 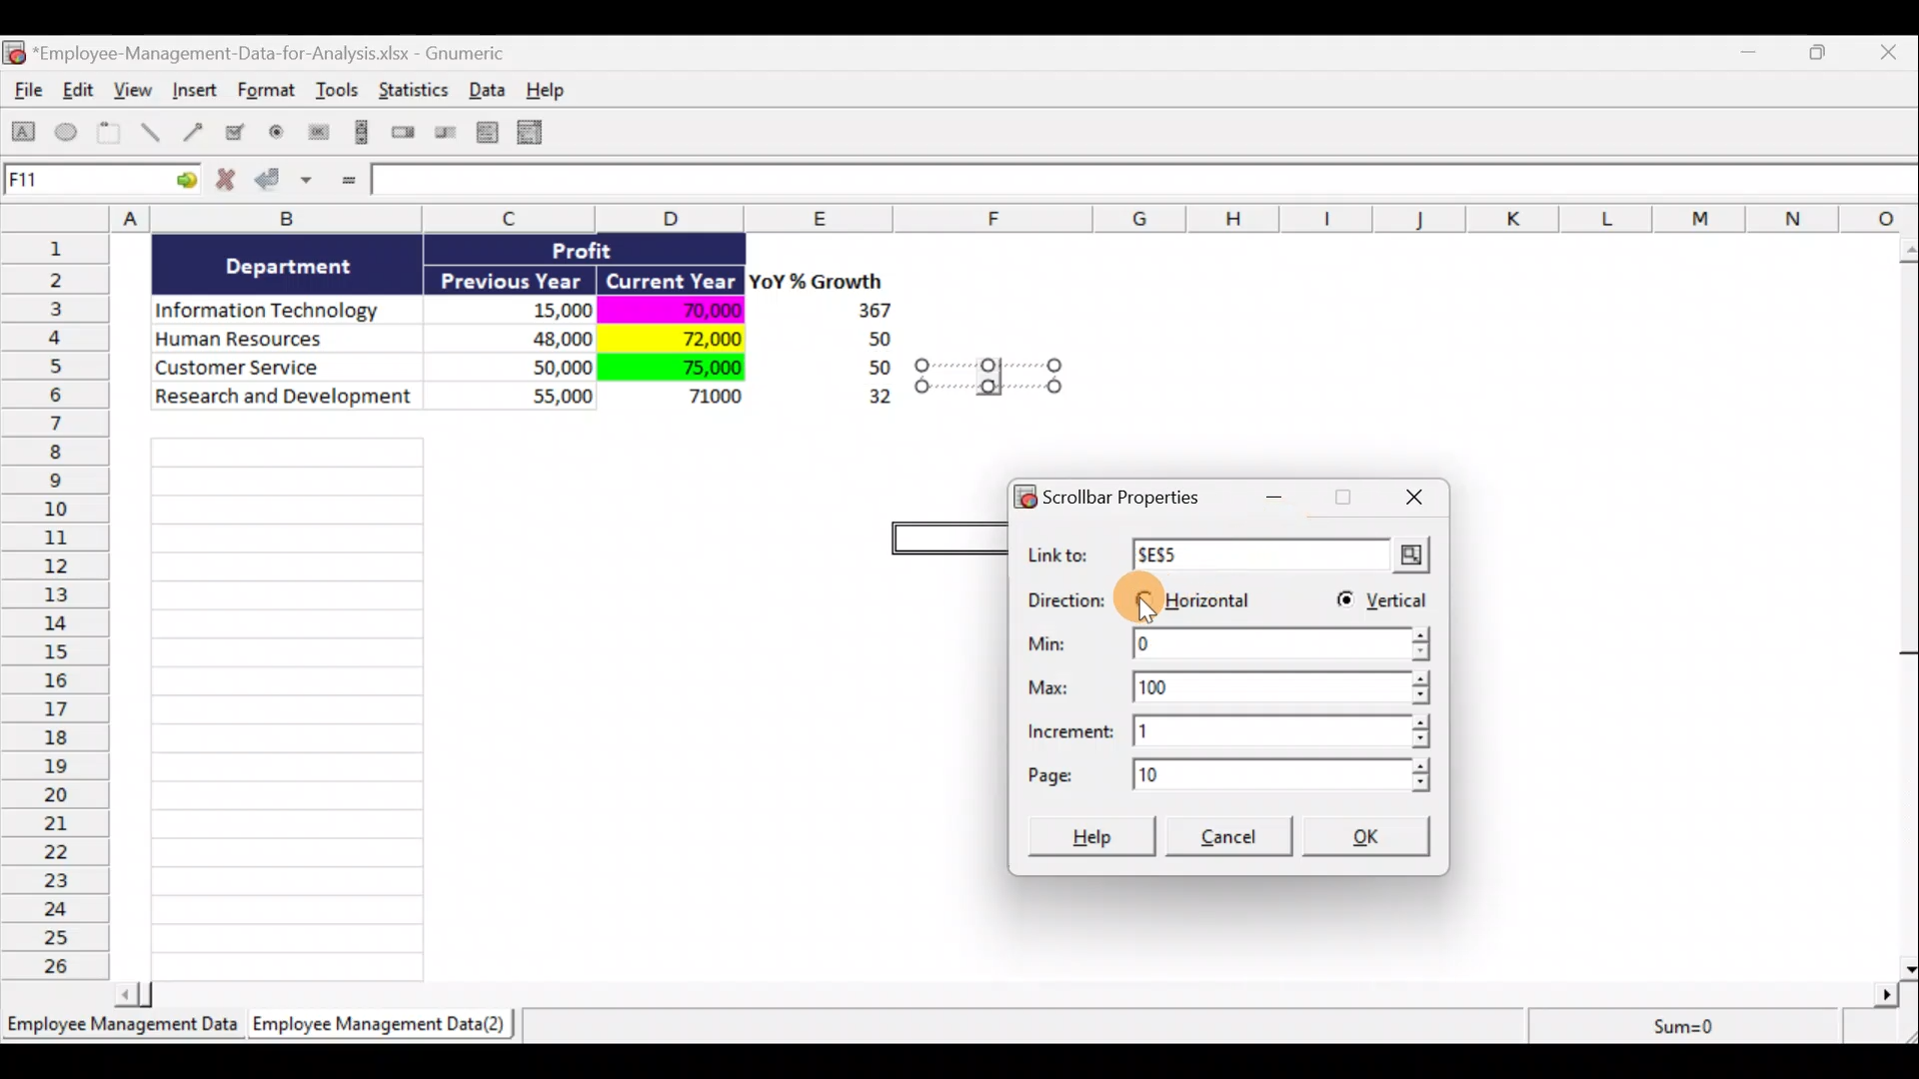 I want to click on Scroll bar, so click(x=1906, y=603).